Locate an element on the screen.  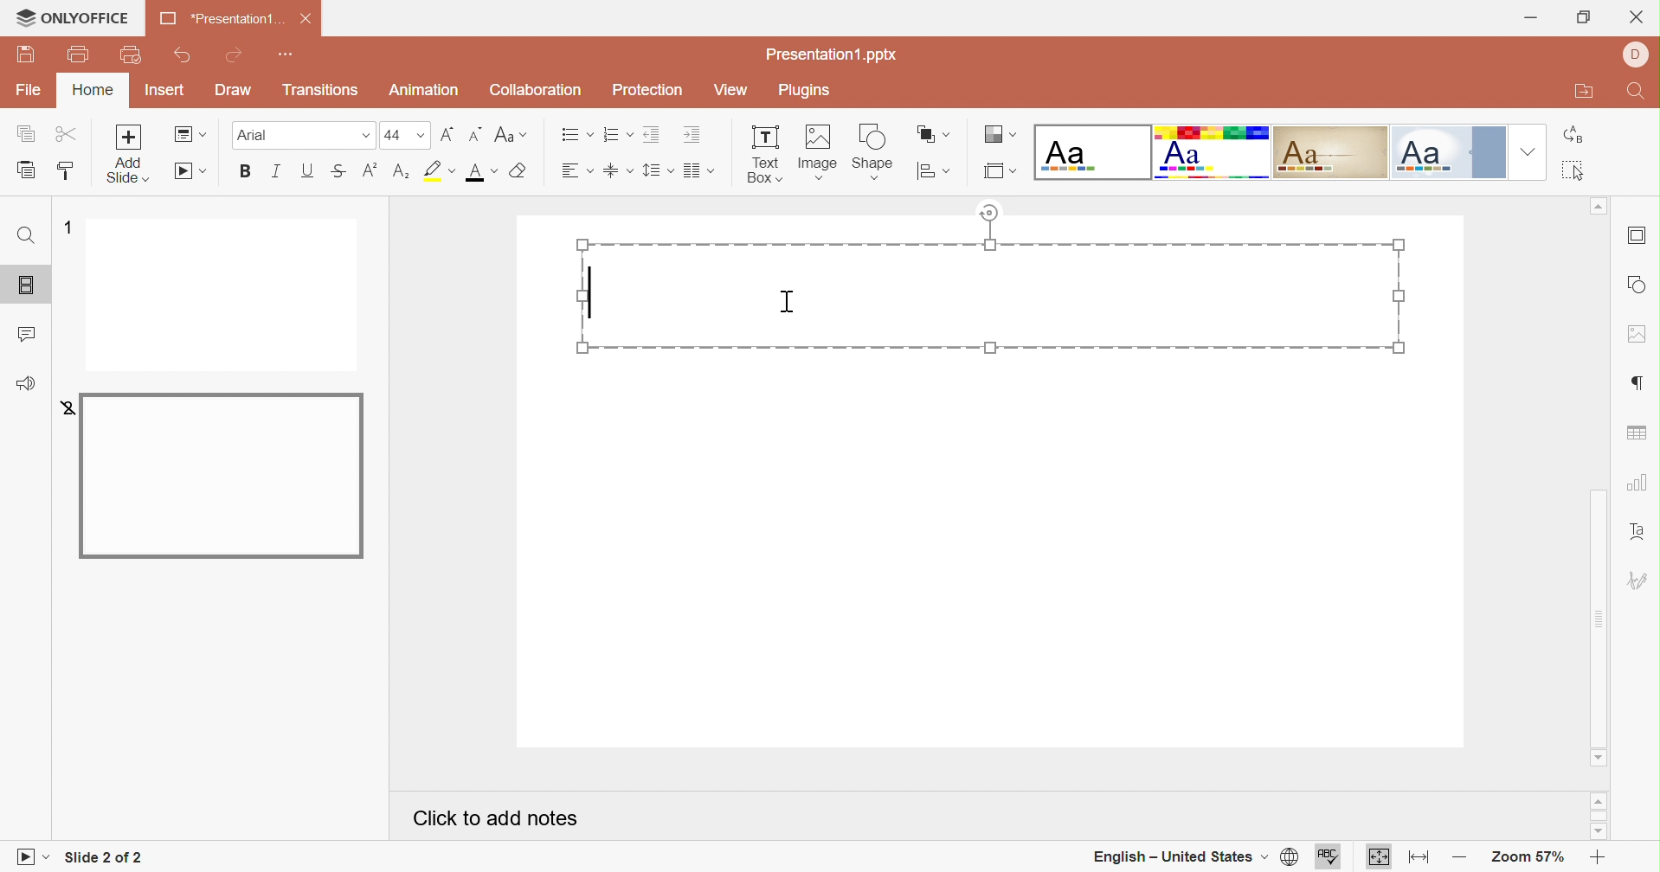
Plugins is located at coordinates (805, 91).